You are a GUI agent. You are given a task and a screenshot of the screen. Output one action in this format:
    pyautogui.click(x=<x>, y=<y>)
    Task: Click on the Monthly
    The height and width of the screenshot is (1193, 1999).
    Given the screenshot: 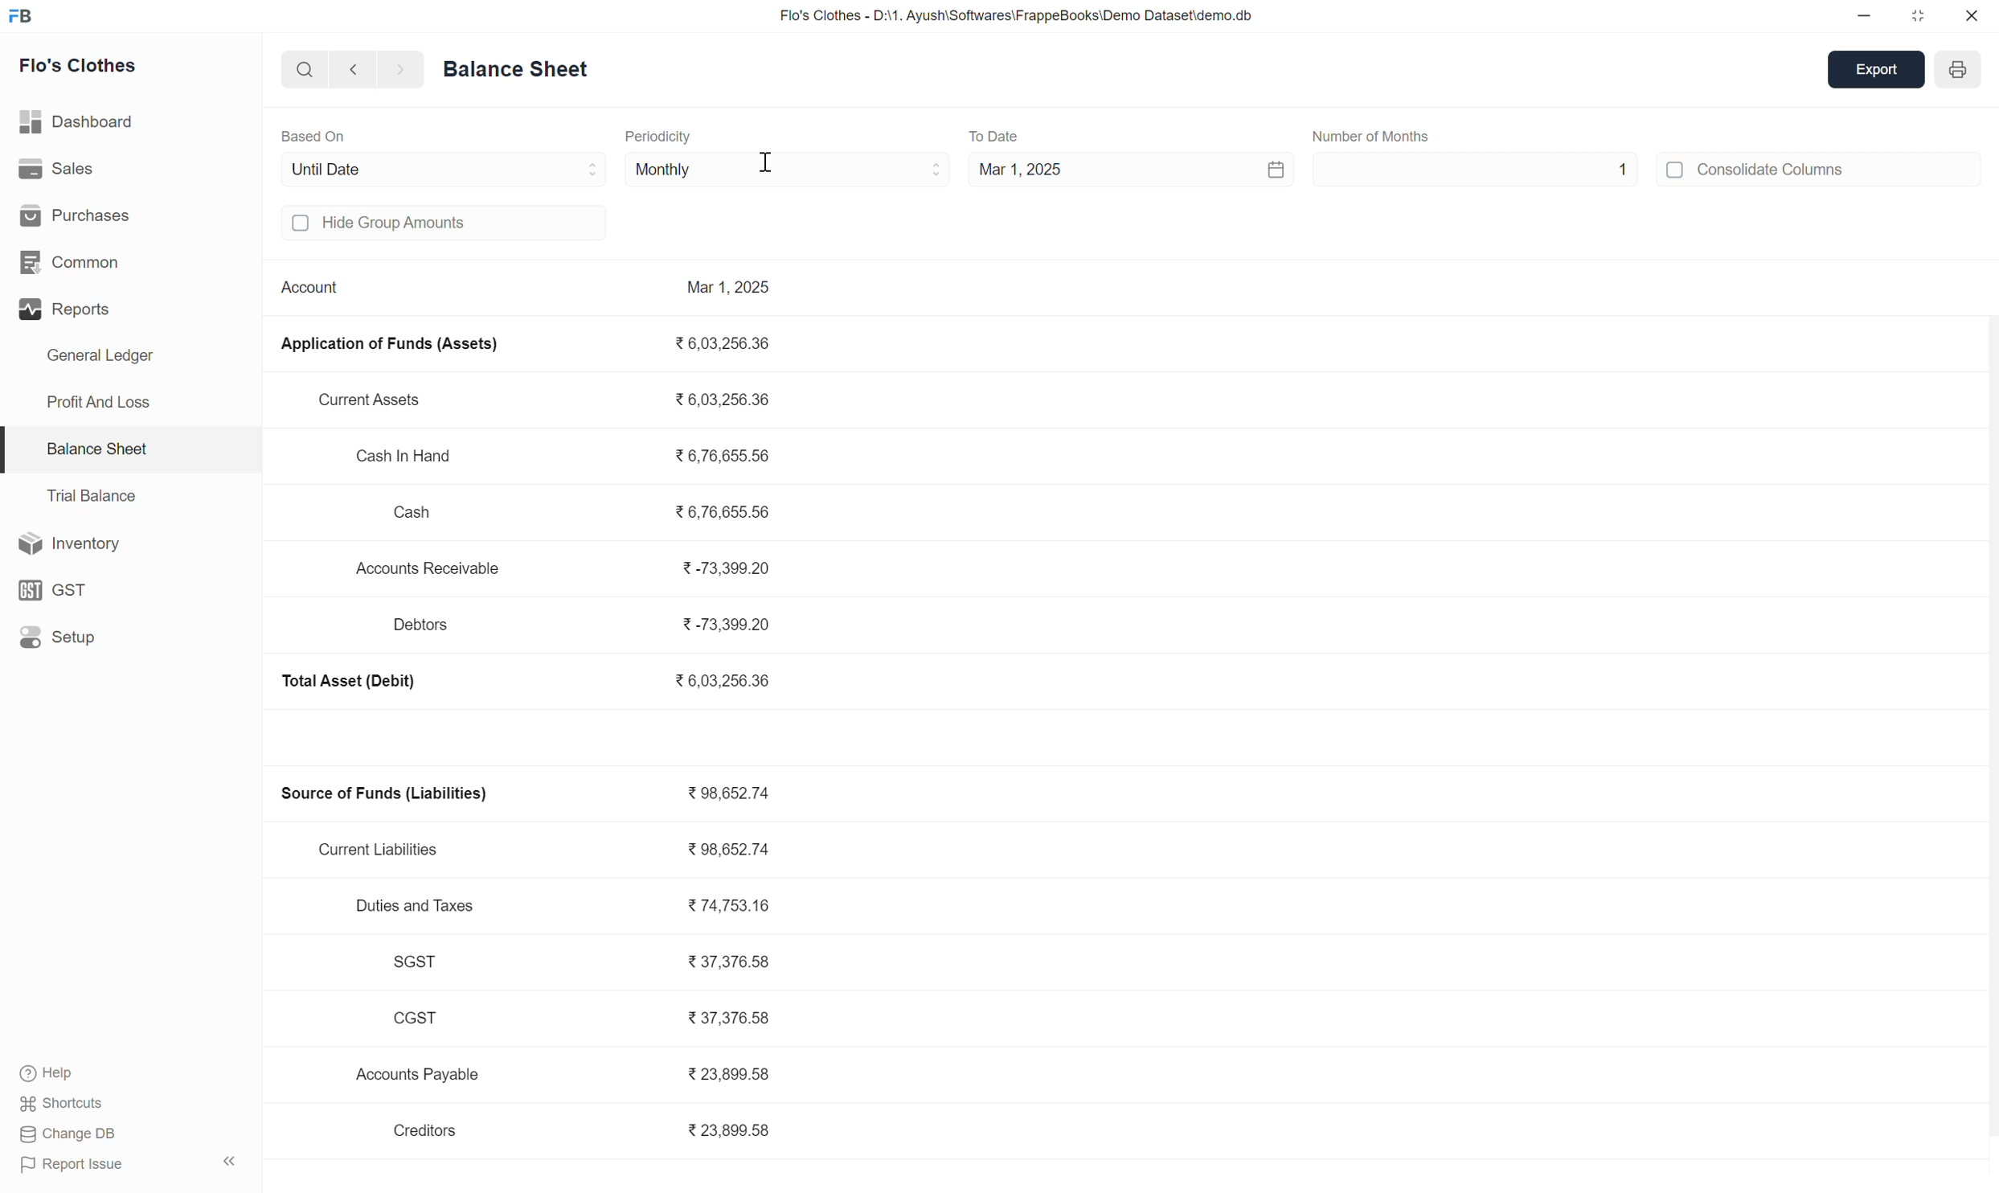 What is the action you would take?
    pyautogui.click(x=781, y=168)
    